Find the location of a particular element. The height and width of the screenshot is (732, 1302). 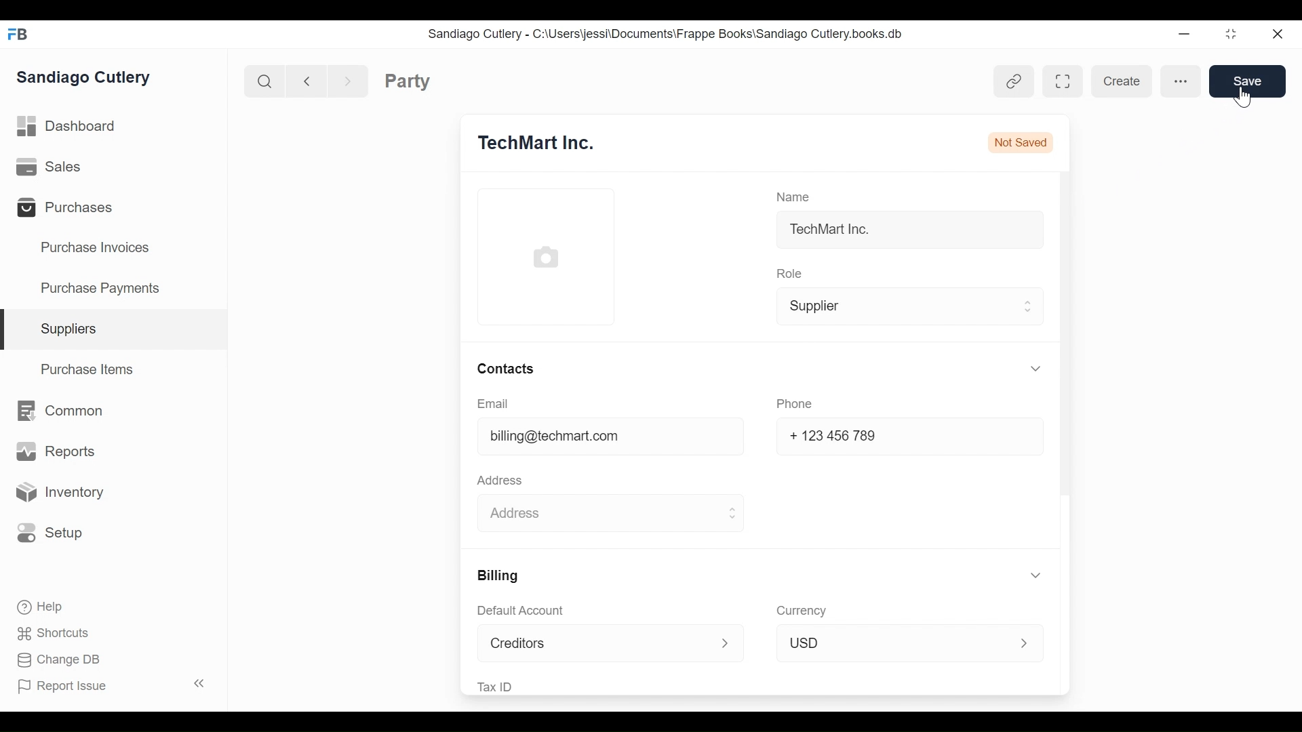

Default Account is located at coordinates (526, 612).